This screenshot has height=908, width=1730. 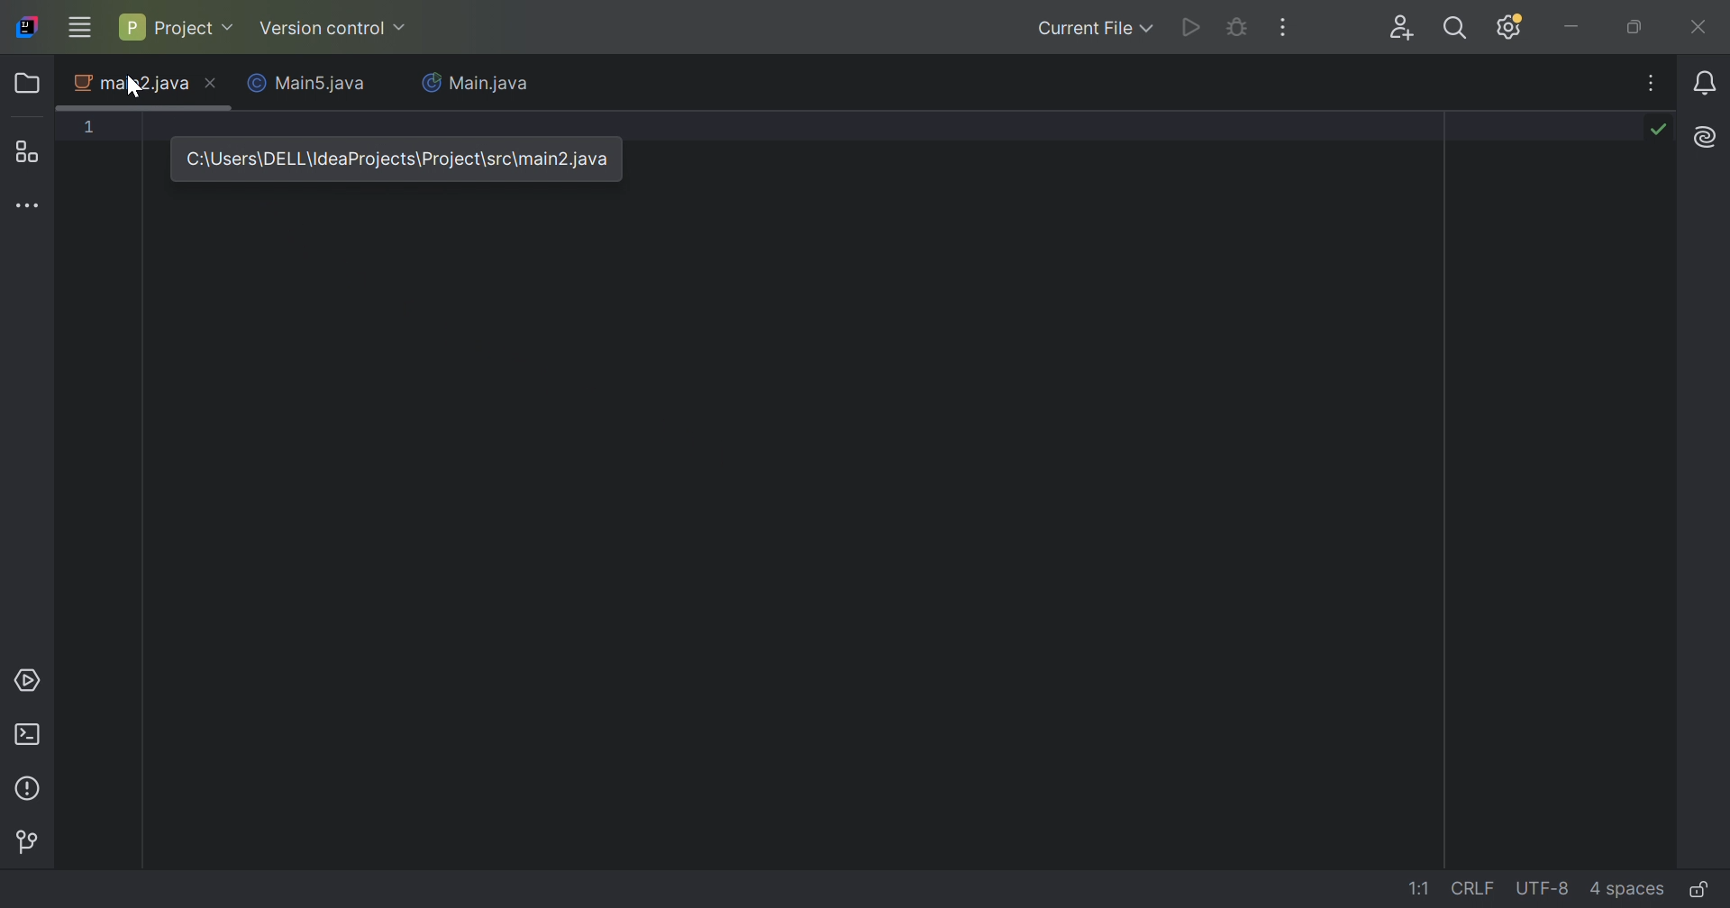 I want to click on IntelliJ IDEA icon, so click(x=27, y=27).